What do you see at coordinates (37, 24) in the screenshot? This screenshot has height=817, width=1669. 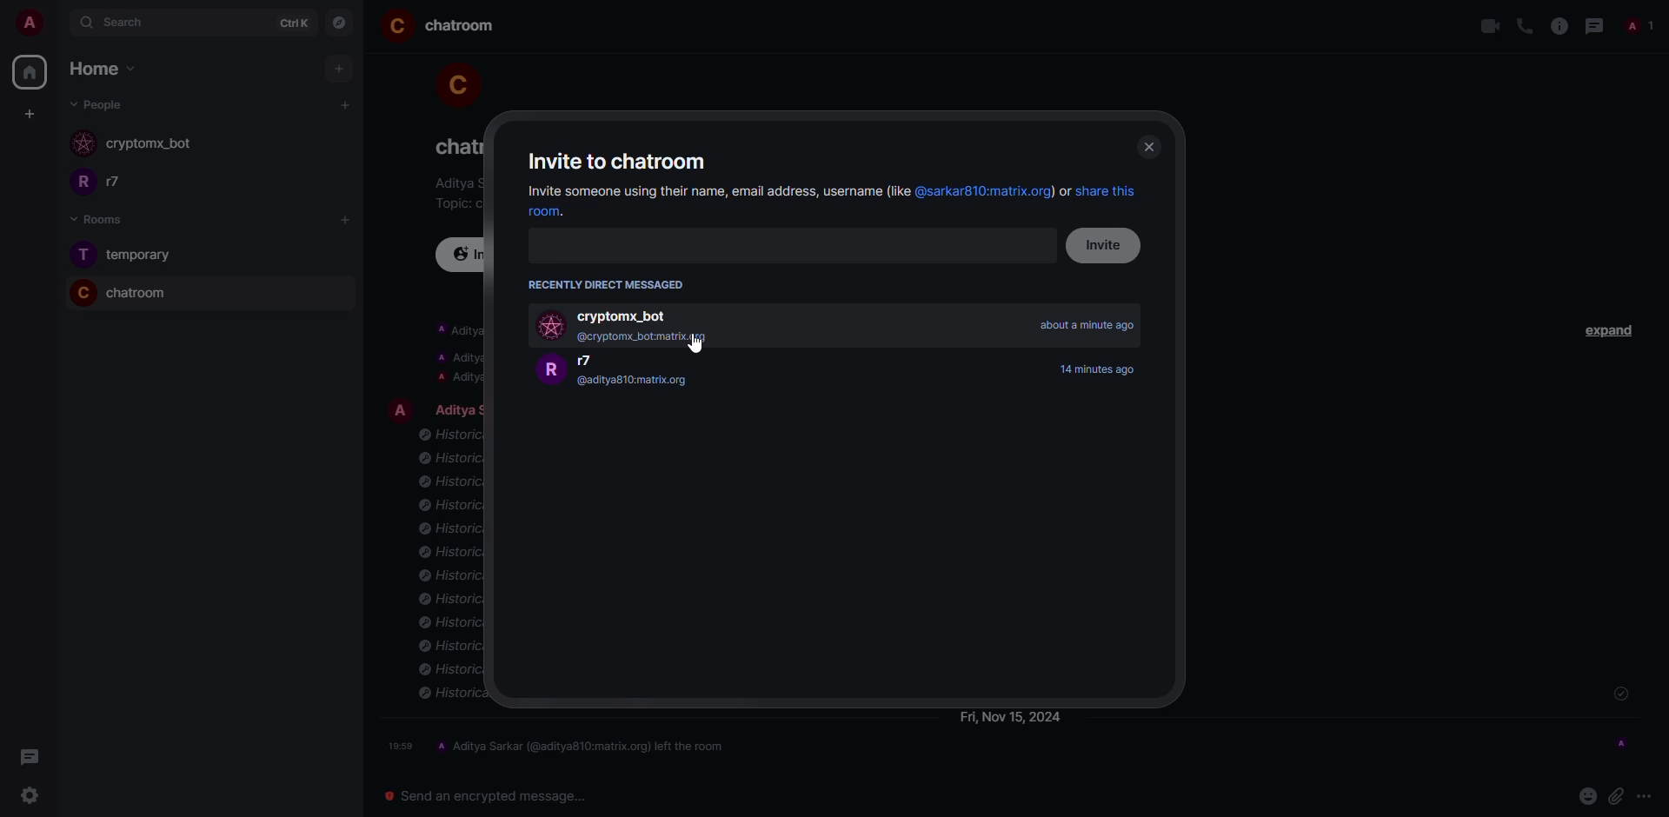 I see `account` at bounding box center [37, 24].